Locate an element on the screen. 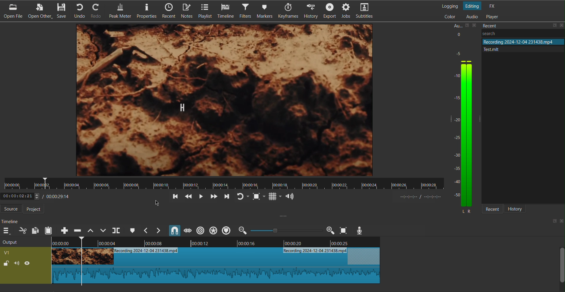 The height and width of the screenshot is (292, 565). Cut is located at coordinates (80, 262).